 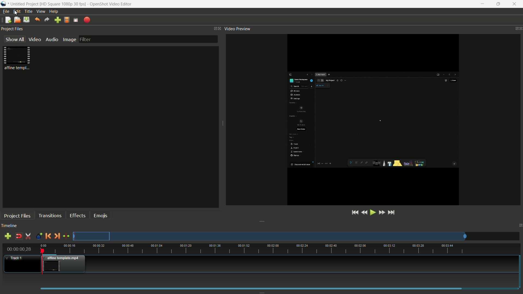 What do you see at coordinates (269, 236) in the screenshot?
I see `preview track` at bounding box center [269, 236].